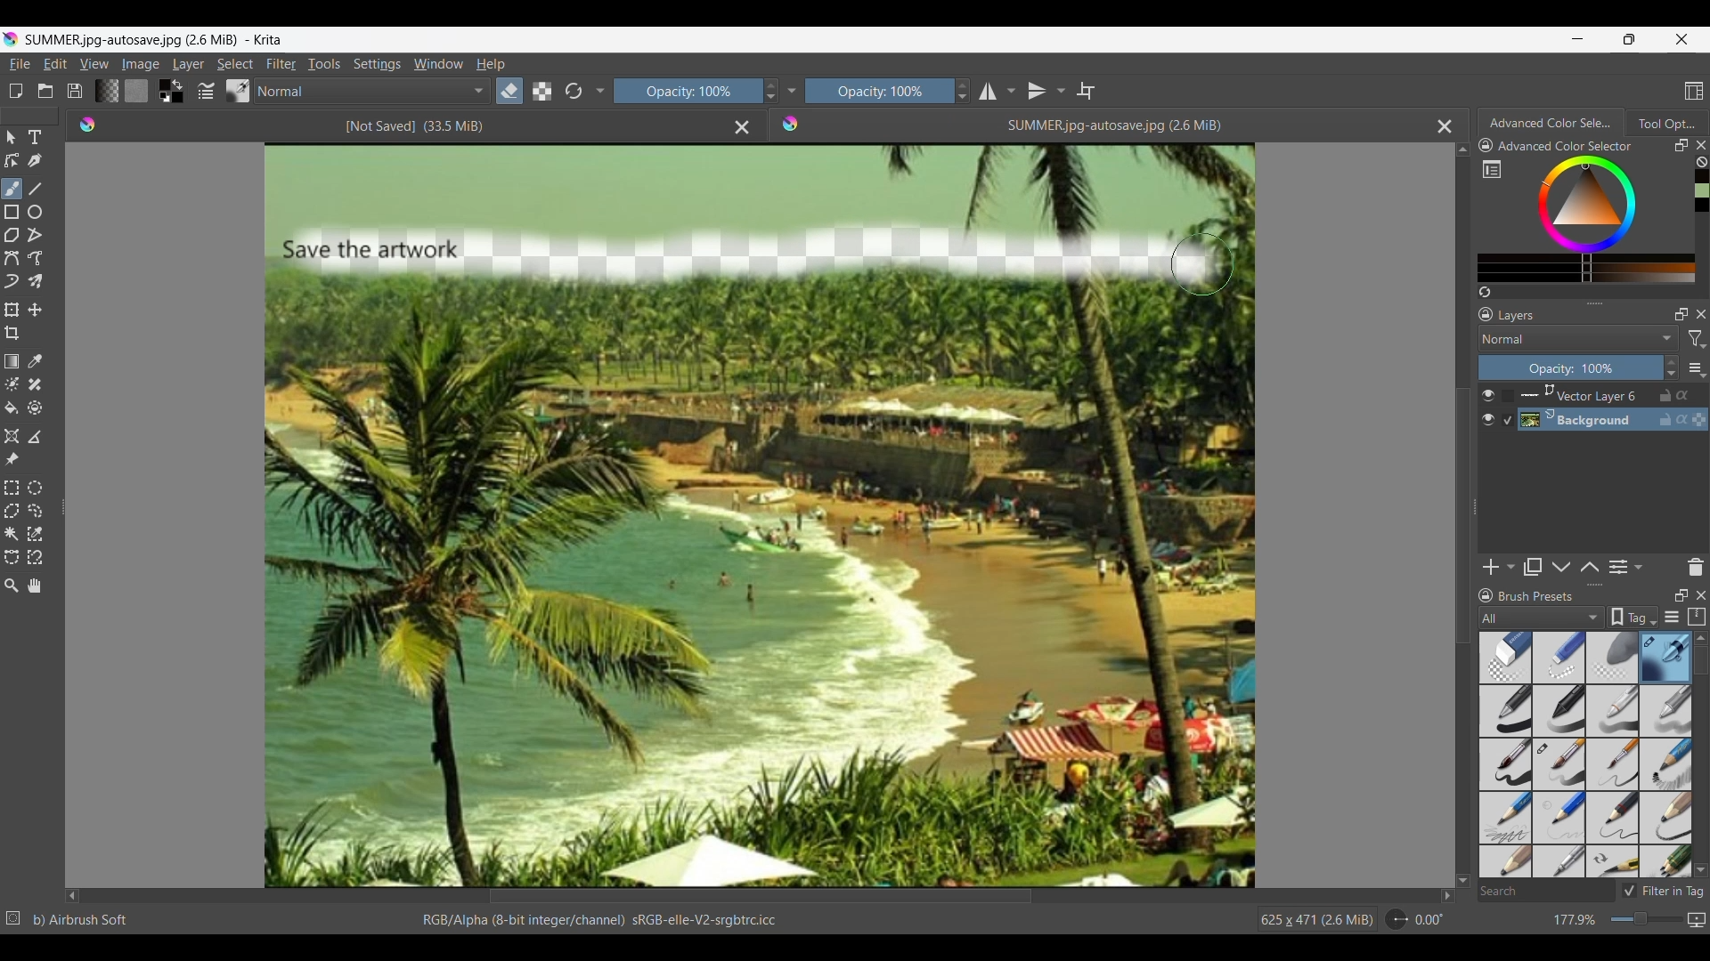 The height and width of the screenshot is (961, 1710). What do you see at coordinates (1576, 920) in the screenshot?
I see `177.9%` at bounding box center [1576, 920].